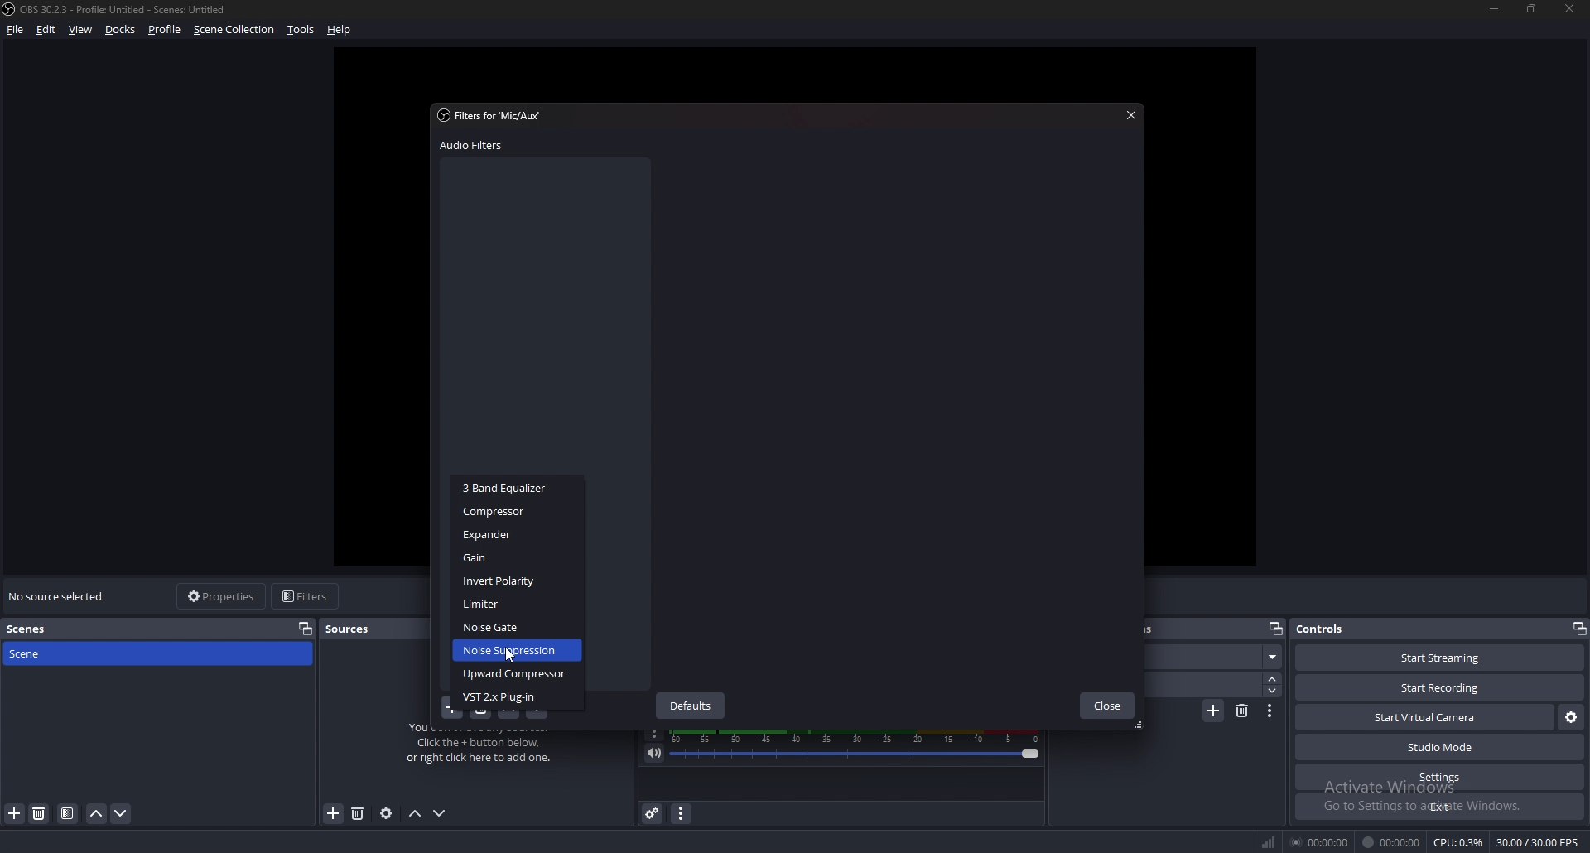  What do you see at coordinates (68, 813) in the screenshot?
I see `filter` at bounding box center [68, 813].